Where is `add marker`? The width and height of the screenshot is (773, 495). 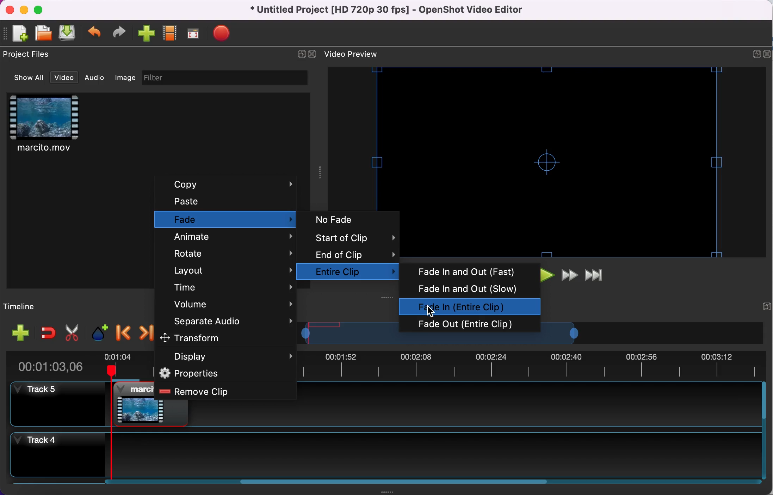 add marker is located at coordinates (98, 332).